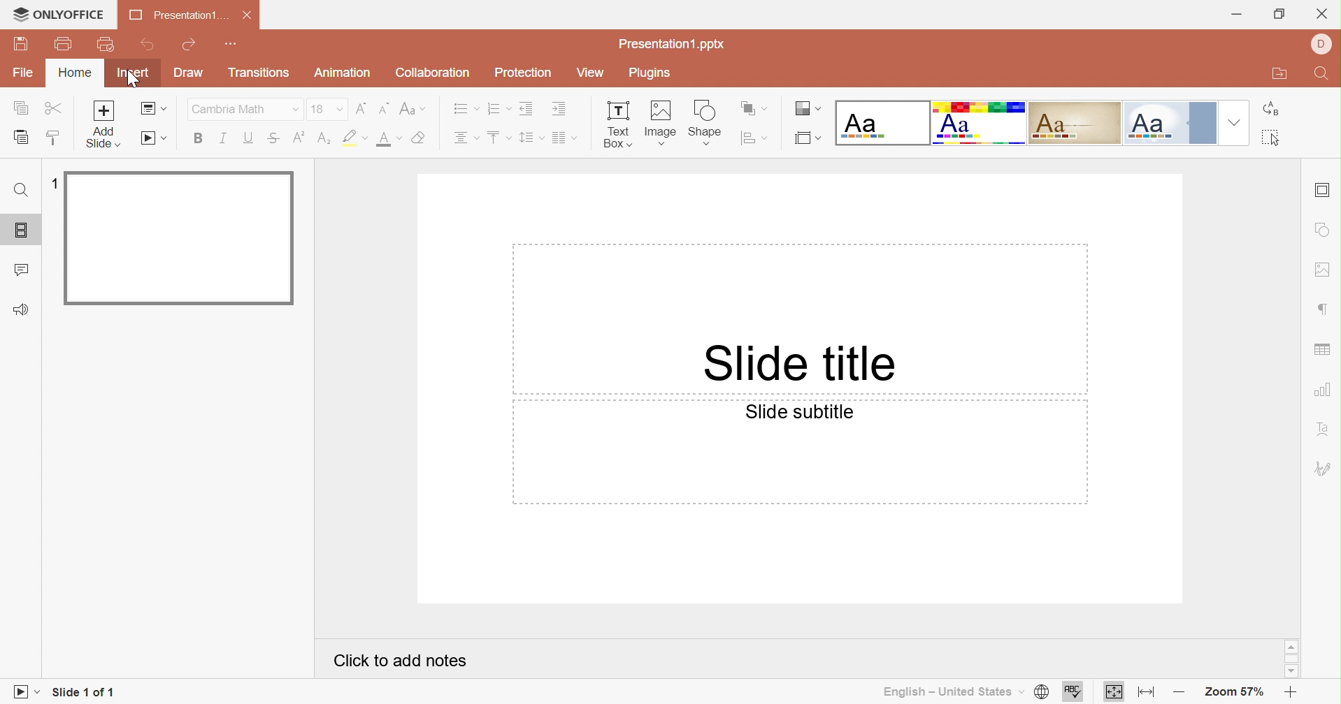  I want to click on Presentation.pptx, so click(676, 44).